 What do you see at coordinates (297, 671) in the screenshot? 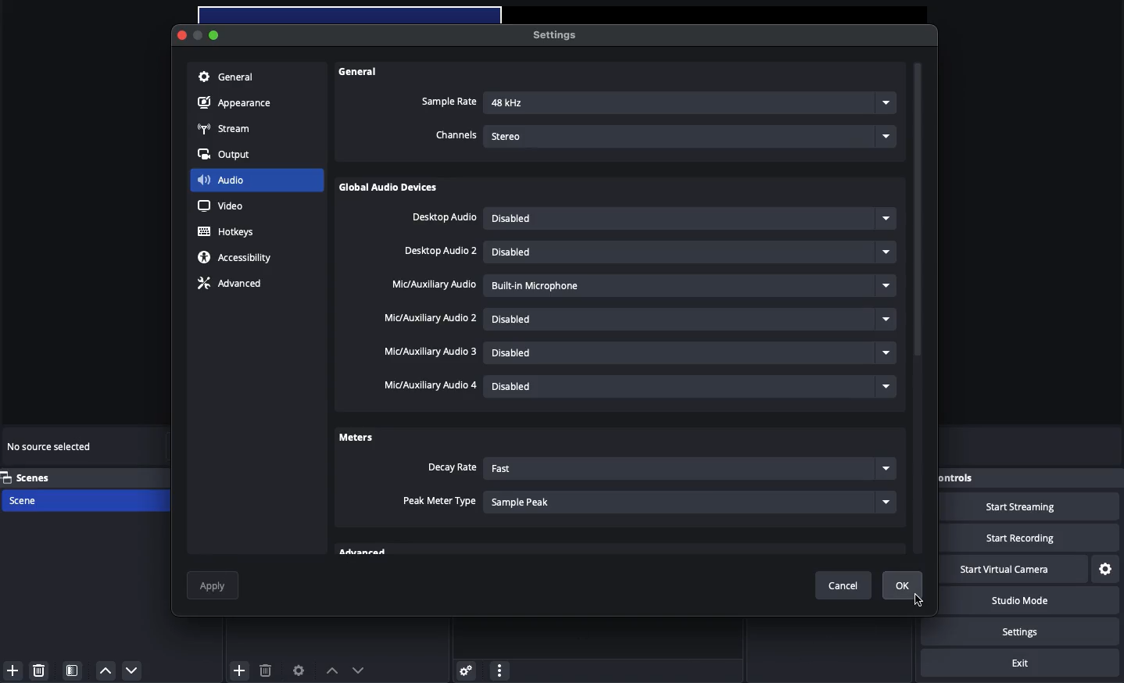
I see `Source preferences` at bounding box center [297, 671].